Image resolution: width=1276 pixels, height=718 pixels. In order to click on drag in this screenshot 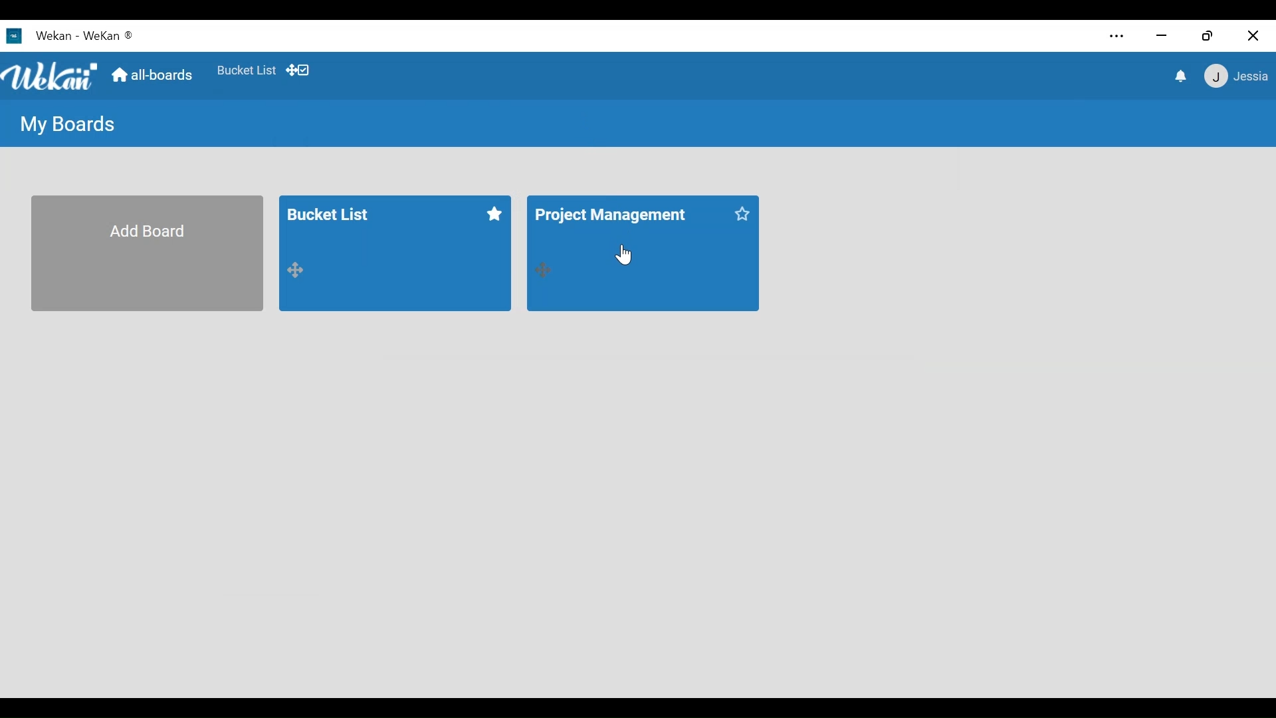, I will do `click(548, 273)`.